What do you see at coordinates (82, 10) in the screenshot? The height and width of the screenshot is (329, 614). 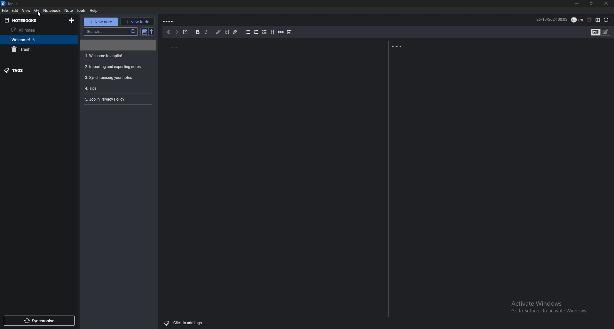 I see `tools` at bounding box center [82, 10].